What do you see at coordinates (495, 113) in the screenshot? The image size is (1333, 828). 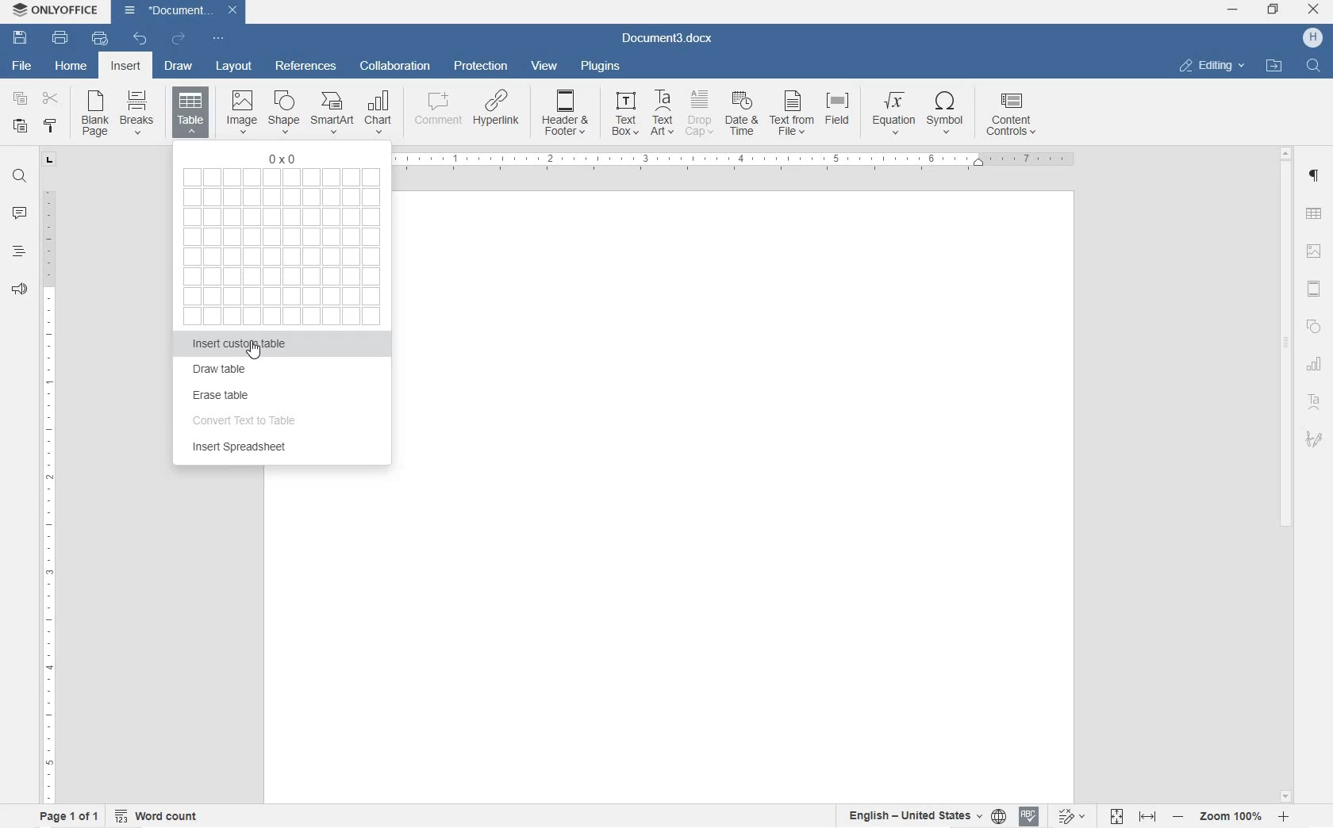 I see `Hyperlink` at bounding box center [495, 113].